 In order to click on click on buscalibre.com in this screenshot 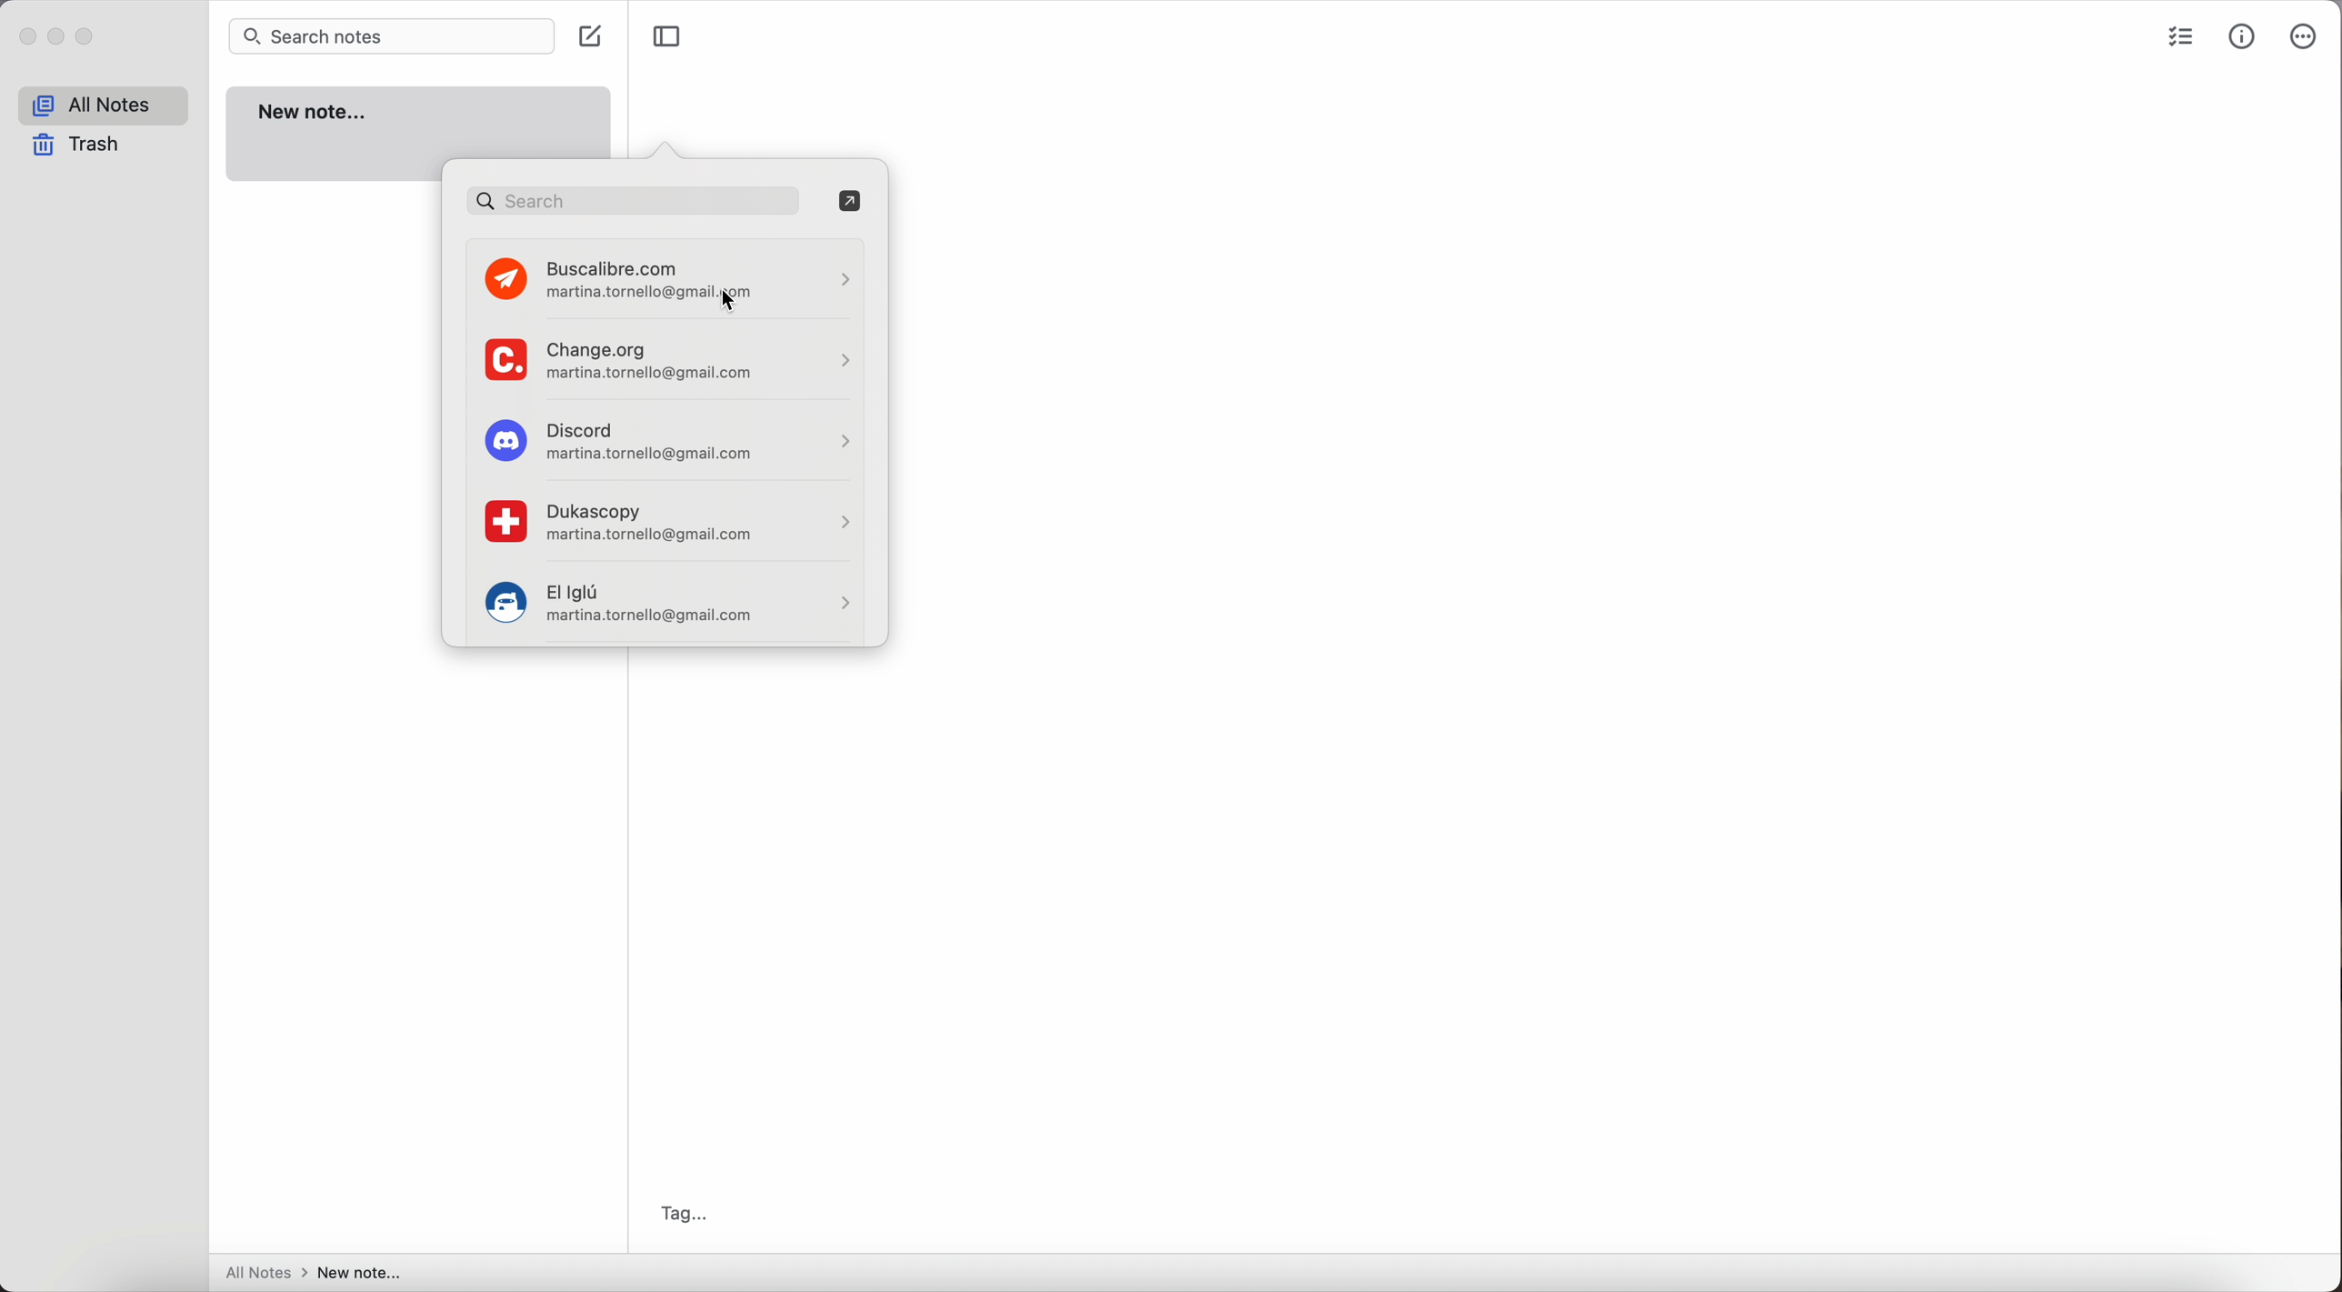, I will do `click(666, 278)`.